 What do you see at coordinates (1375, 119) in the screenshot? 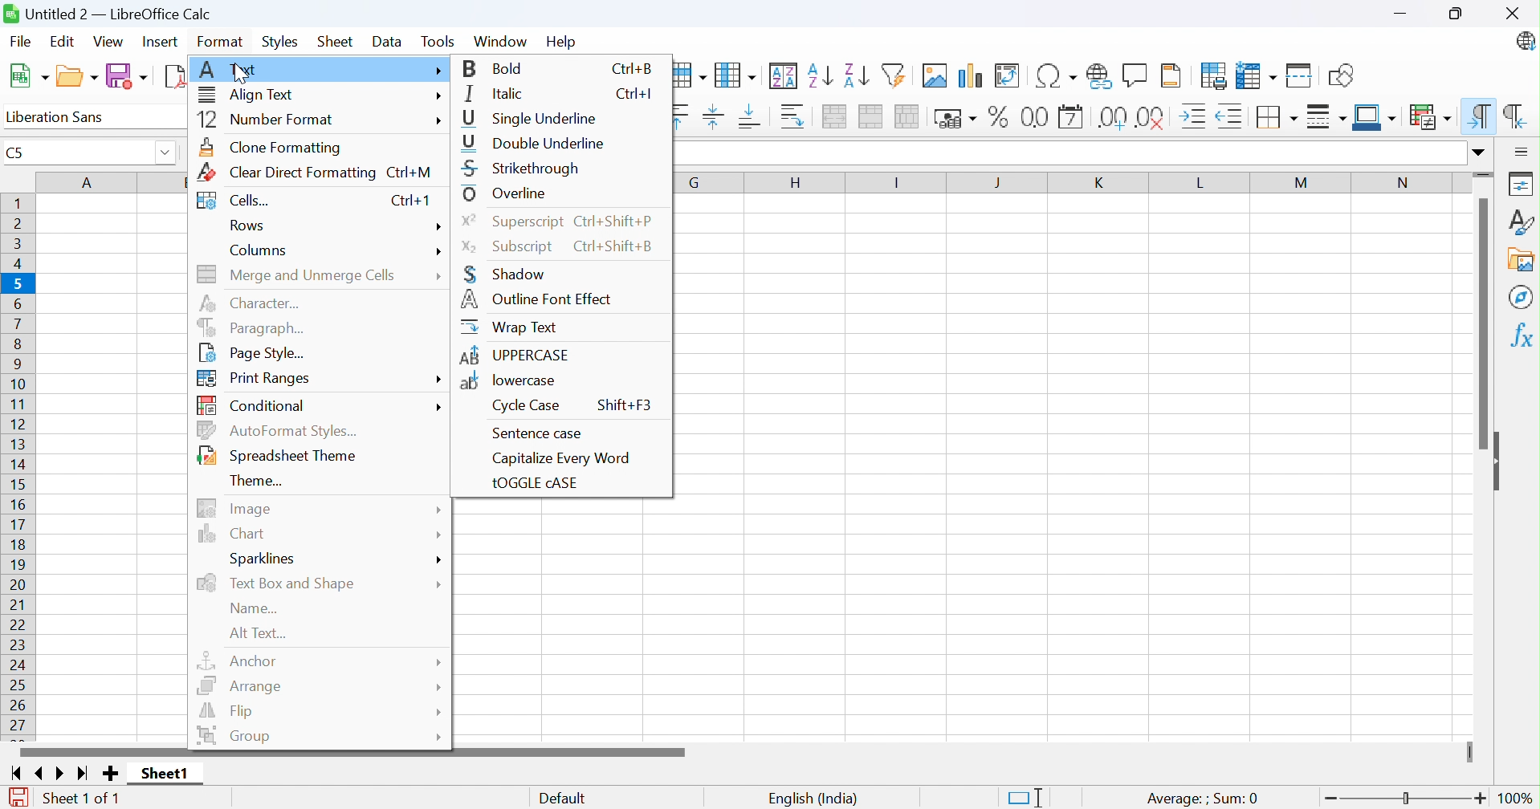
I see `Border color` at bounding box center [1375, 119].